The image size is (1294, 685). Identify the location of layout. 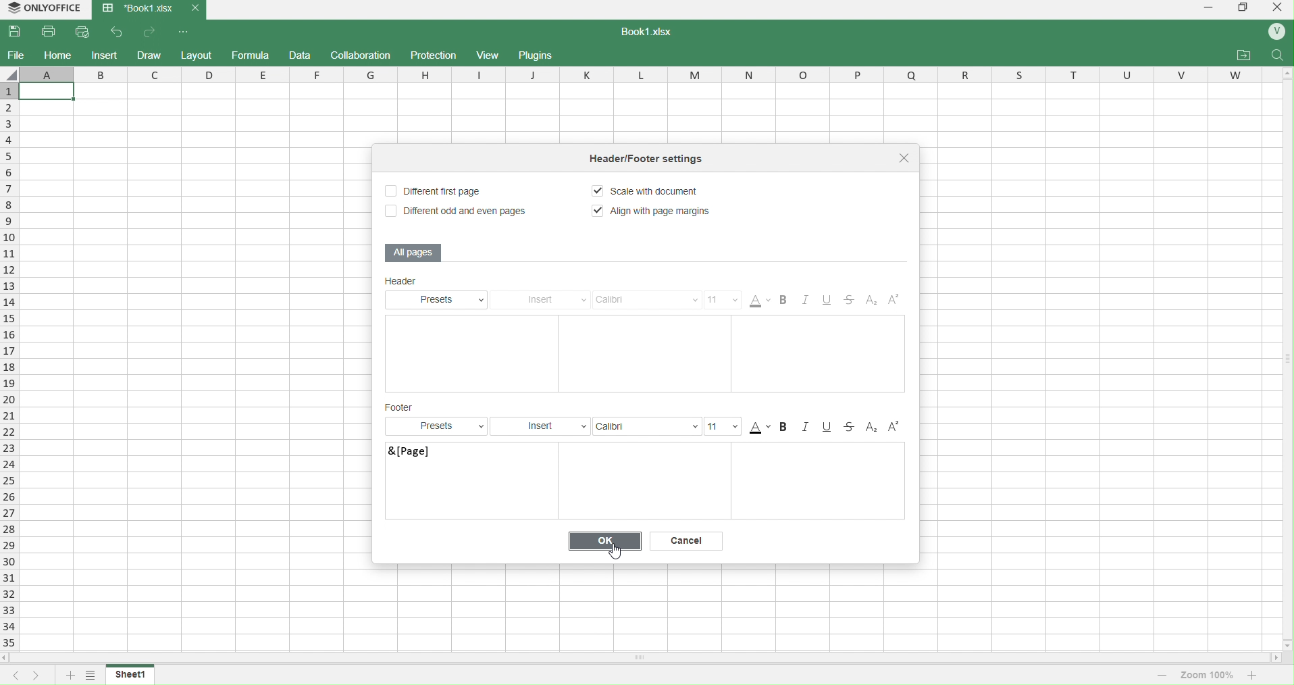
(198, 54).